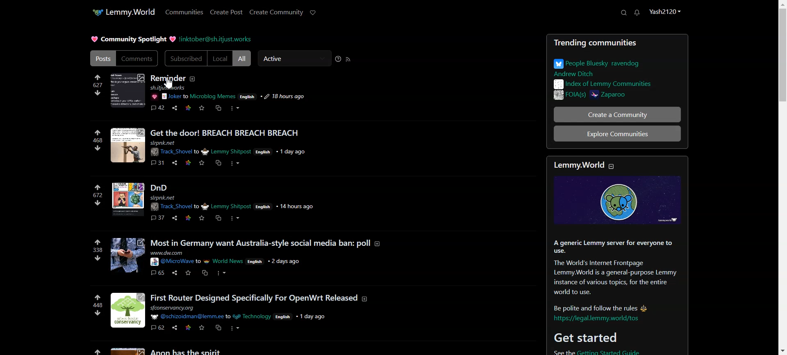 The height and width of the screenshot is (355, 787). I want to click on Sorting help, so click(338, 59).